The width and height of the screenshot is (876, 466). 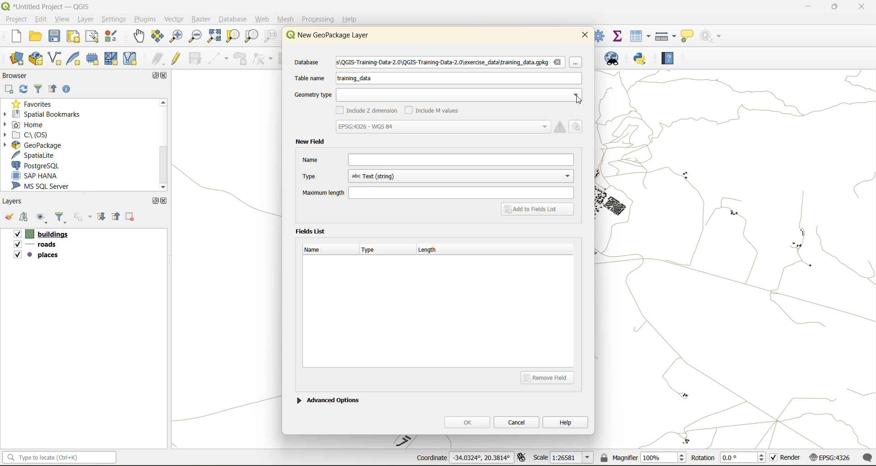 What do you see at coordinates (60, 459) in the screenshot?
I see `Type to locate (Ctrl+K)(status bar)` at bounding box center [60, 459].